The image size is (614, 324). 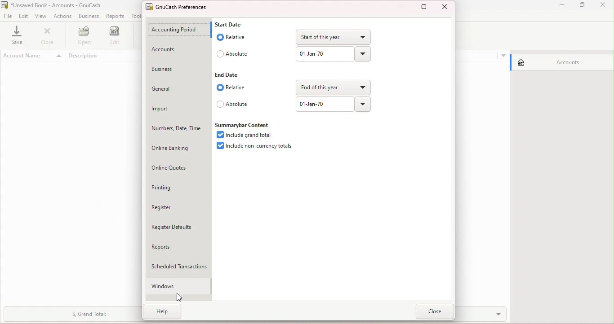 I want to click on Drop dow, so click(x=362, y=54).